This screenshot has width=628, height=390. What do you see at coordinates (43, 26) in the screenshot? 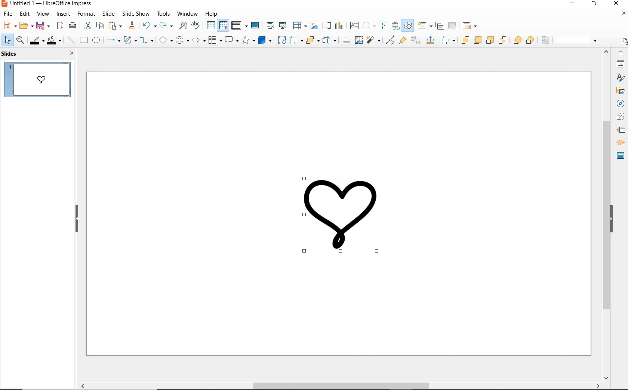
I see `save` at bounding box center [43, 26].